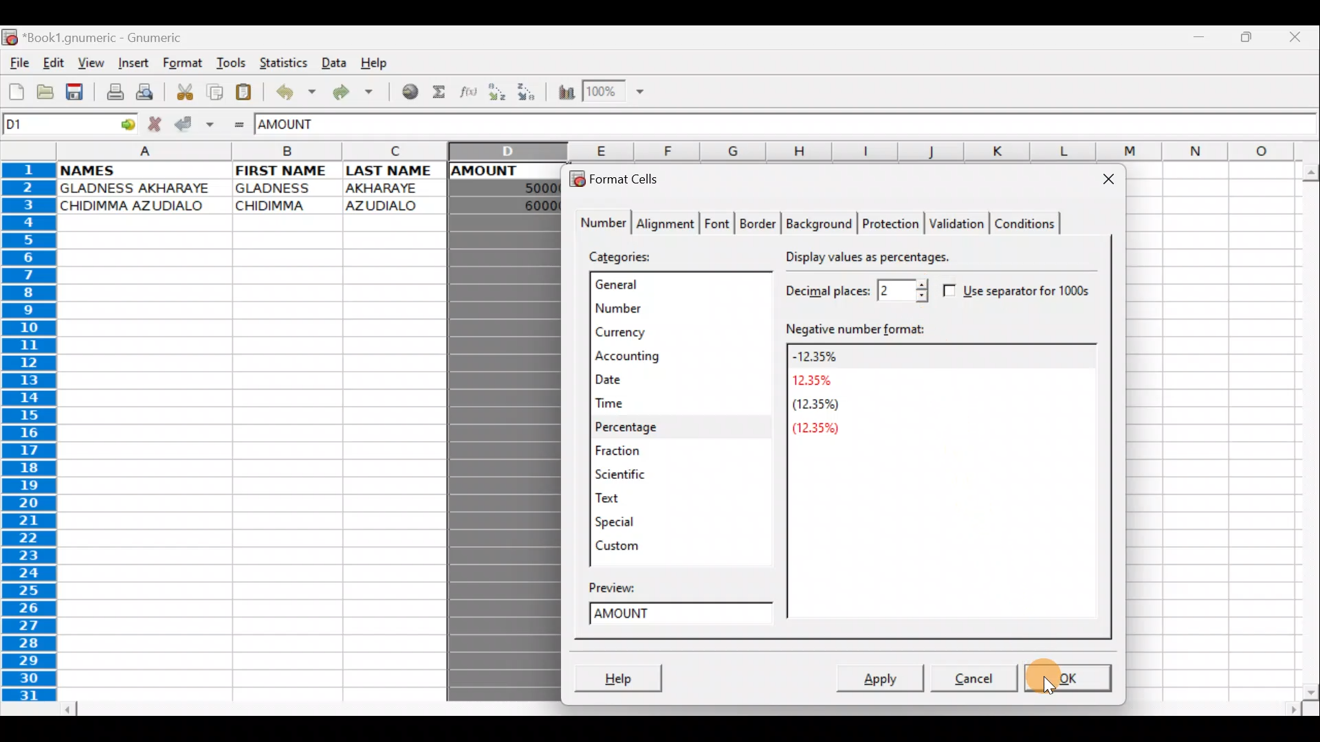 The height and width of the screenshot is (742, 1320). Describe the element at coordinates (639, 475) in the screenshot. I see `Scientific` at that location.